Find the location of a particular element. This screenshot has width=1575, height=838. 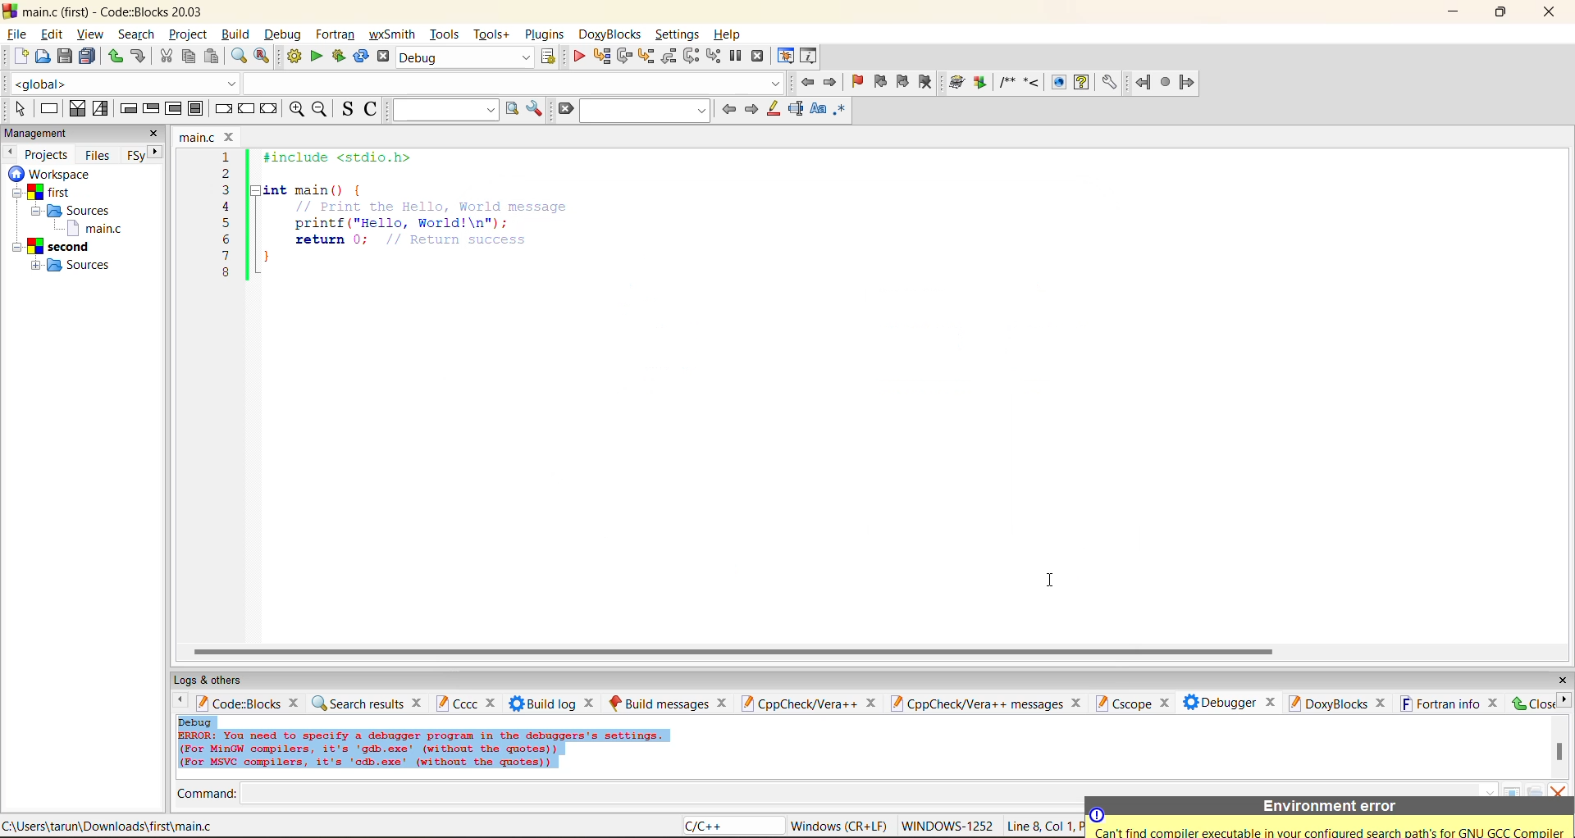

error info is located at coordinates (1332, 832).